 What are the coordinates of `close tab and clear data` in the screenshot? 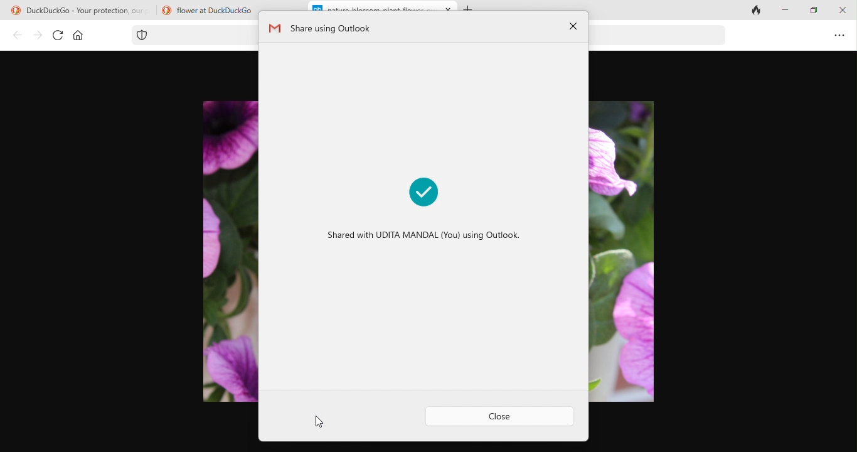 It's located at (750, 12).